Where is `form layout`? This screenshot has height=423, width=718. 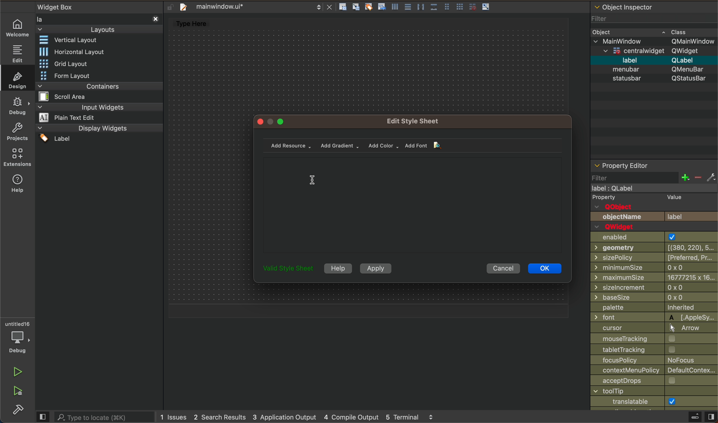 form layout is located at coordinates (69, 76).